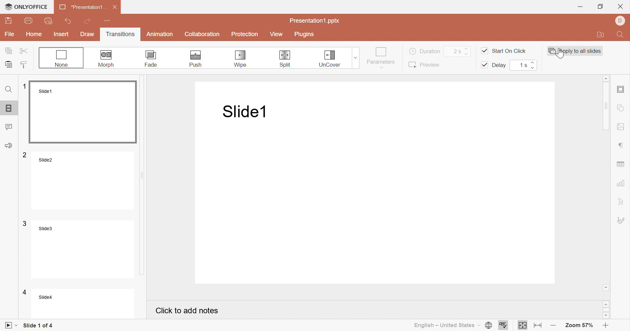 This screenshot has width=630, height=331. Describe the element at coordinates (203, 34) in the screenshot. I see `Collaboration` at that location.